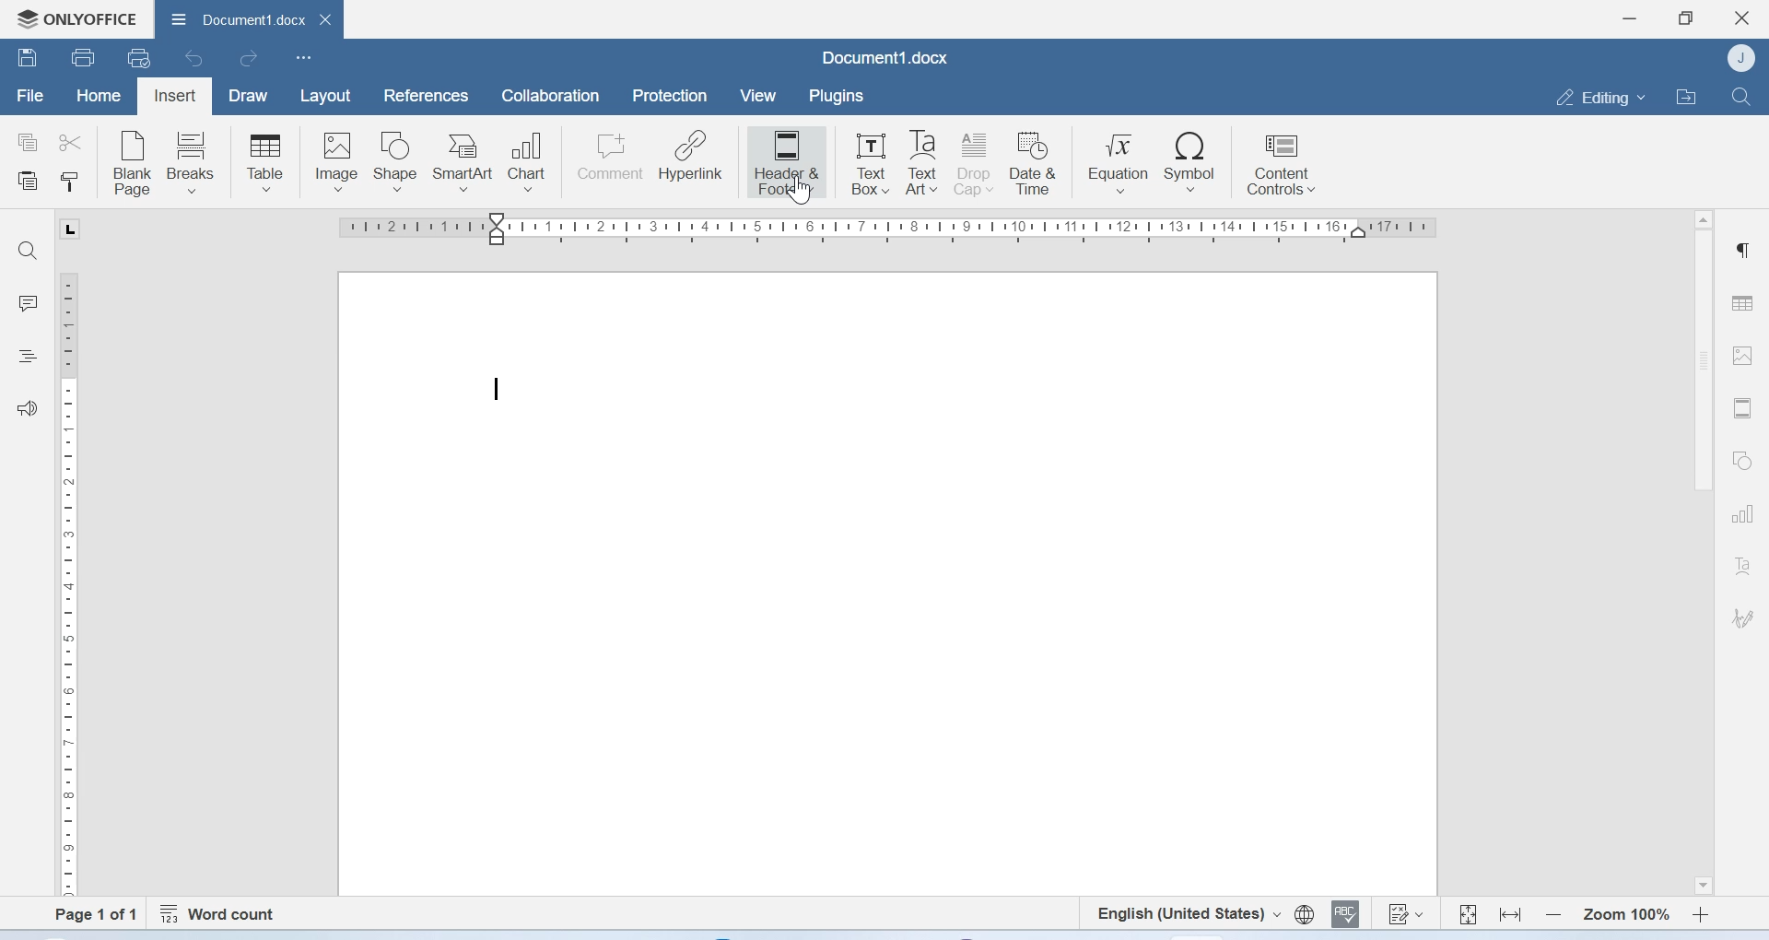  What do you see at coordinates (82, 56) in the screenshot?
I see `Print file` at bounding box center [82, 56].